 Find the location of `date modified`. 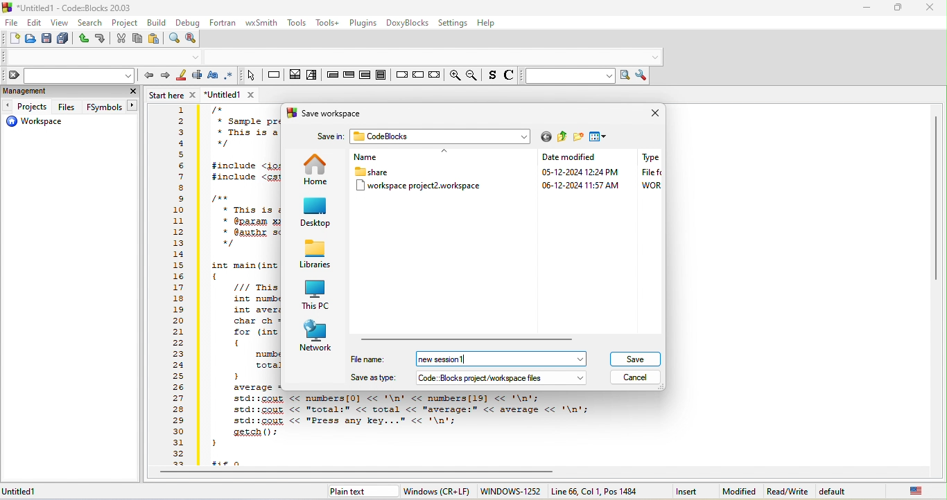

date modified is located at coordinates (571, 171).